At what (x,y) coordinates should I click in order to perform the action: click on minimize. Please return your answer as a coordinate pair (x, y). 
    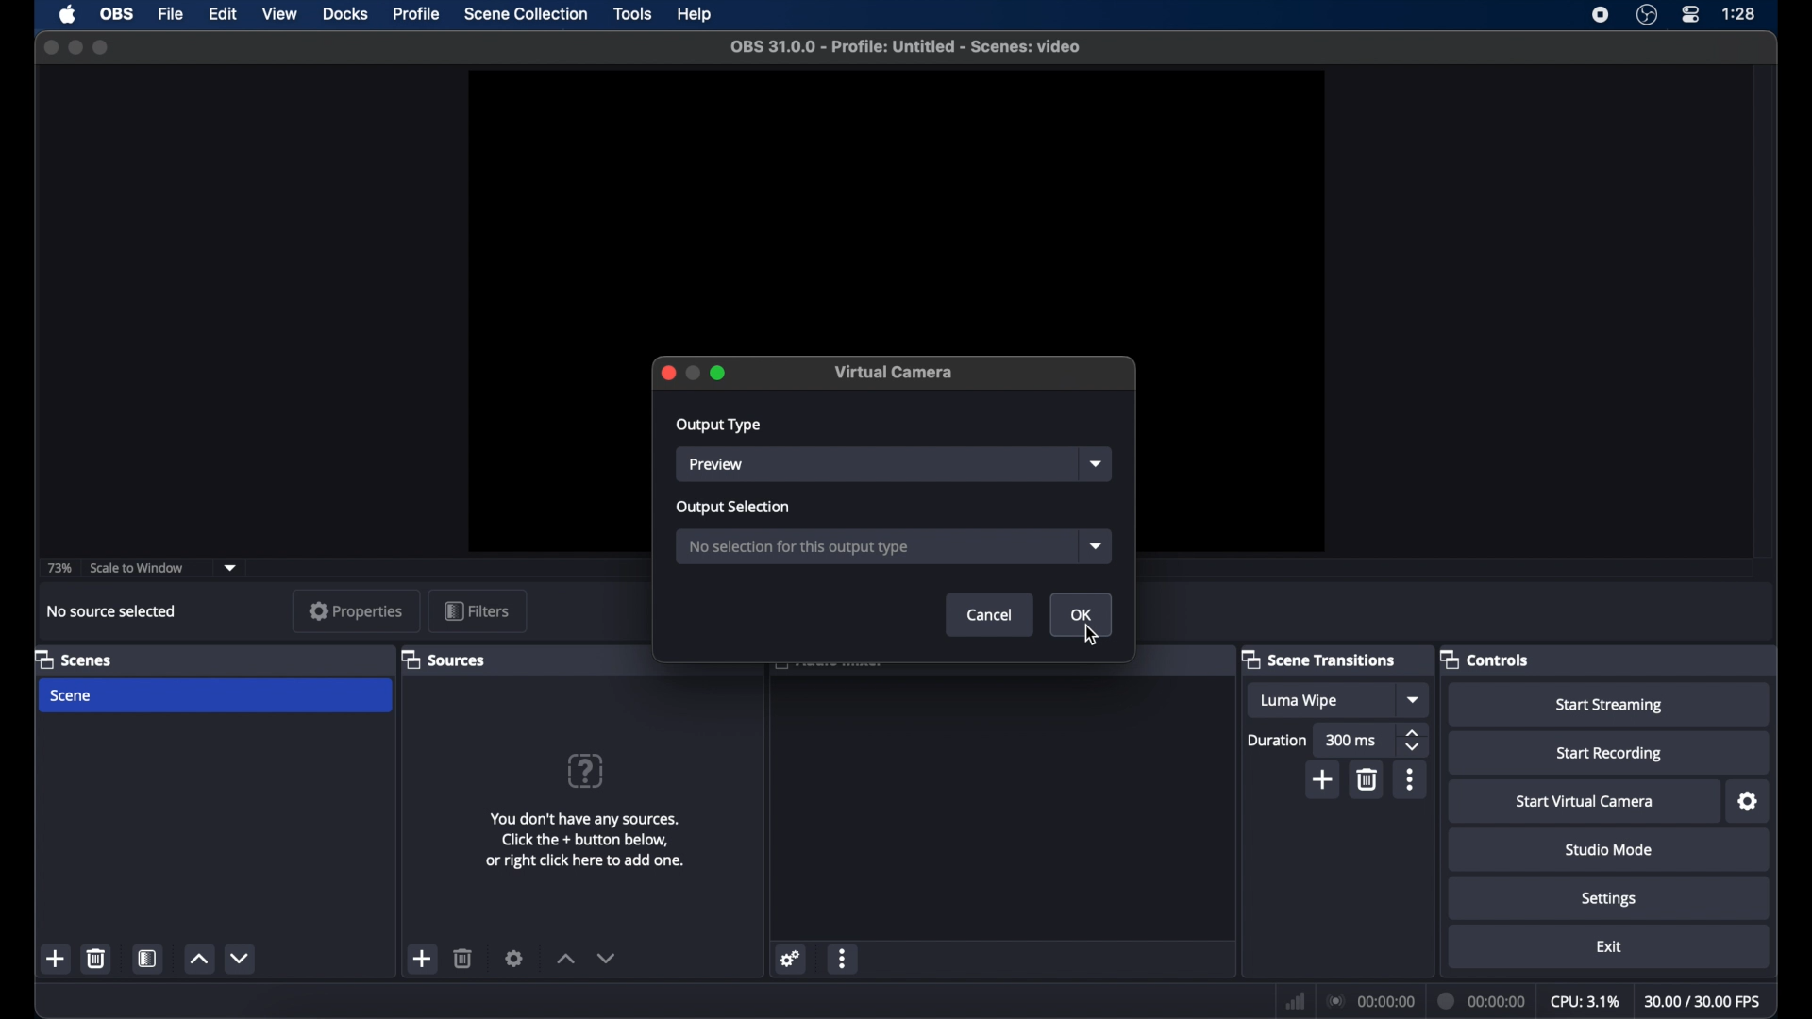
    Looking at the image, I should click on (692, 373).